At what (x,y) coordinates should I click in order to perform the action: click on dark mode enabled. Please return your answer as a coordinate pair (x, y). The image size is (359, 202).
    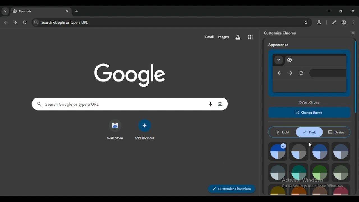
    Looking at the image, I should click on (309, 132).